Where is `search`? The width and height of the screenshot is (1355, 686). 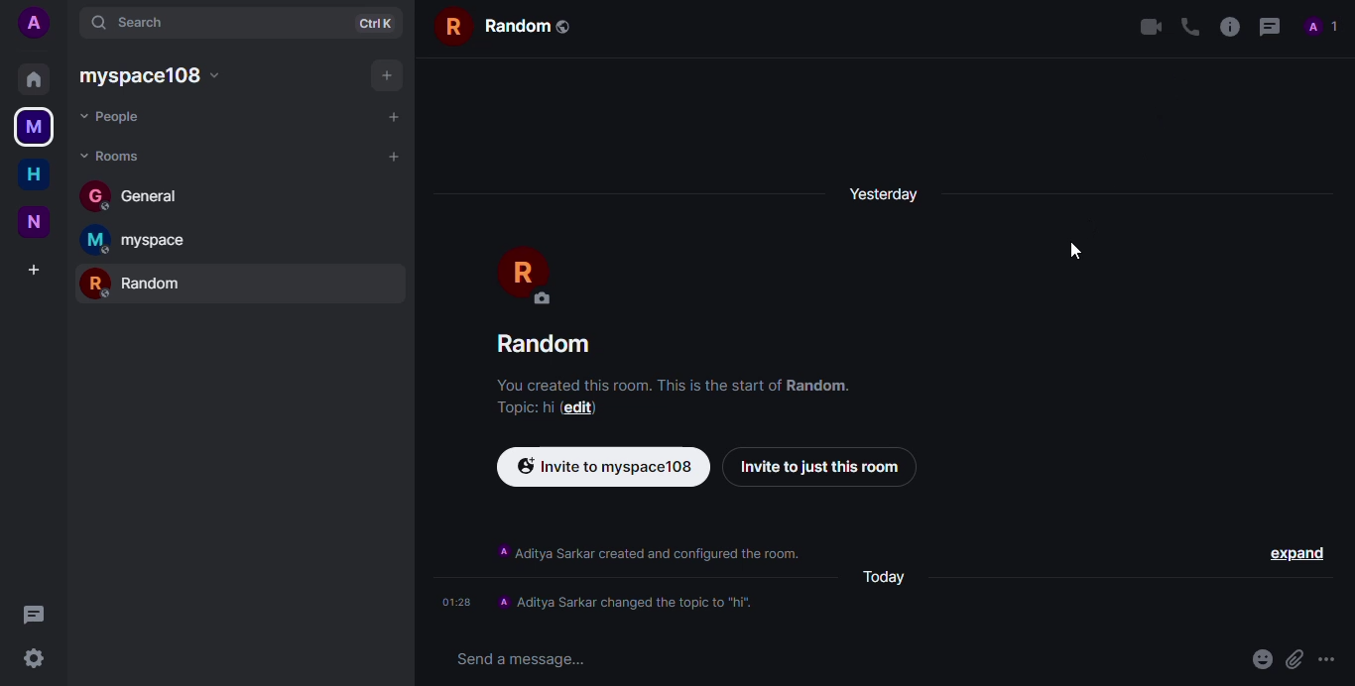
search is located at coordinates (138, 22).